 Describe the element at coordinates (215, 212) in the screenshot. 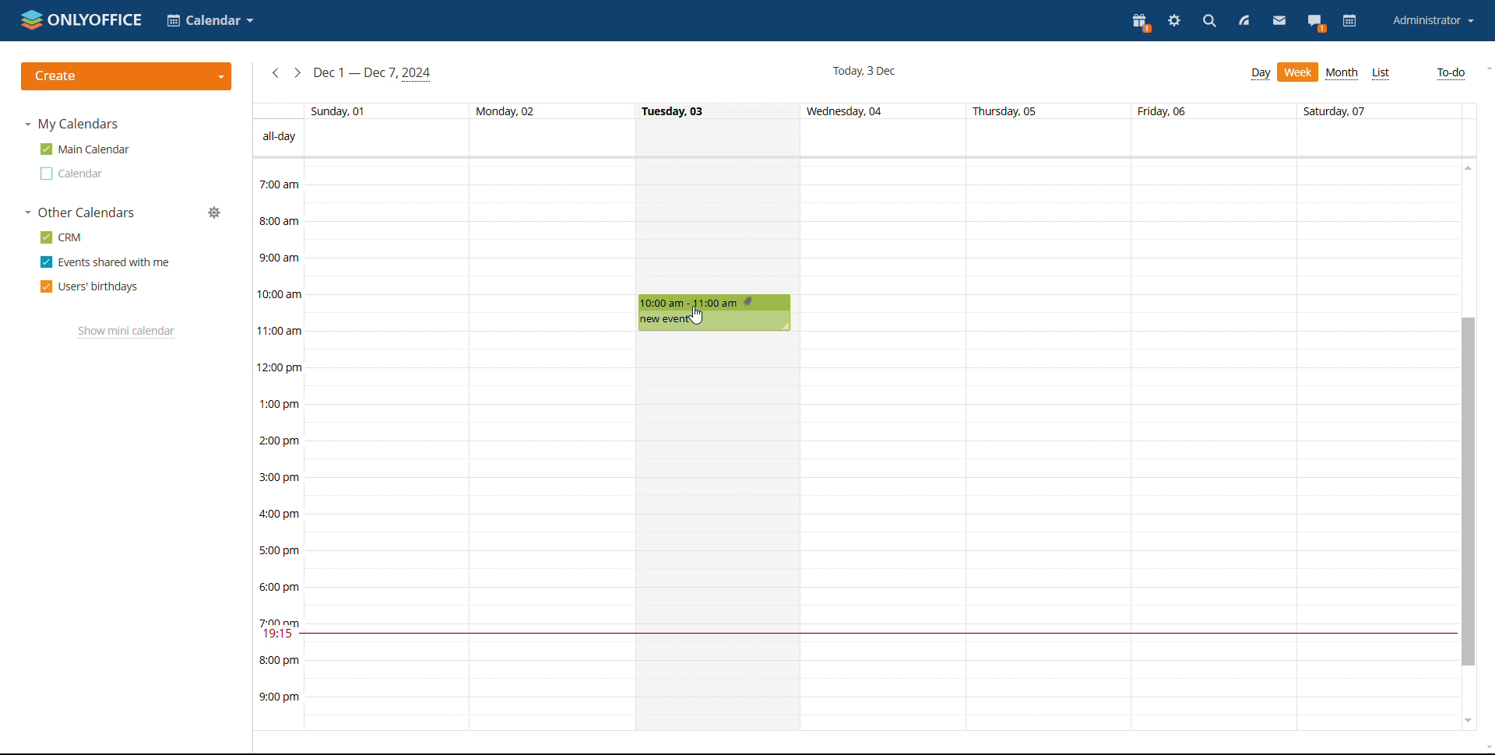

I see `manage` at that location.